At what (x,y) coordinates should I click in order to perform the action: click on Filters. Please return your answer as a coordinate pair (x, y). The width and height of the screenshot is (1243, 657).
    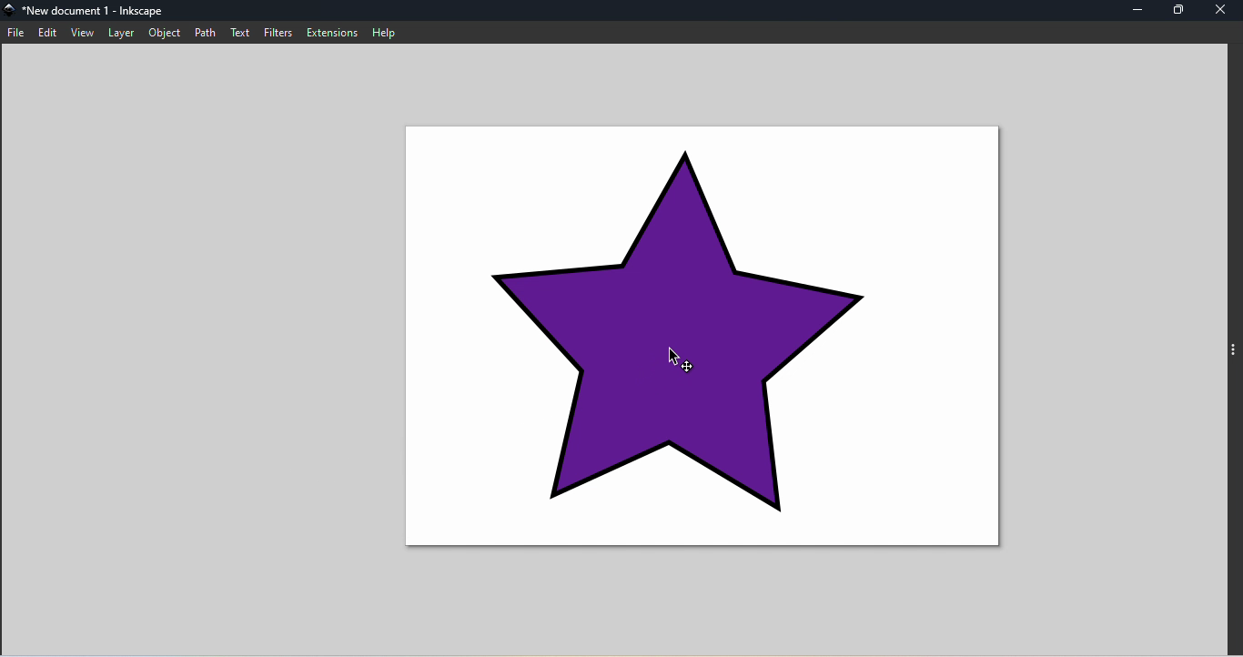
    Looking at the image, I should click on (279, 35).